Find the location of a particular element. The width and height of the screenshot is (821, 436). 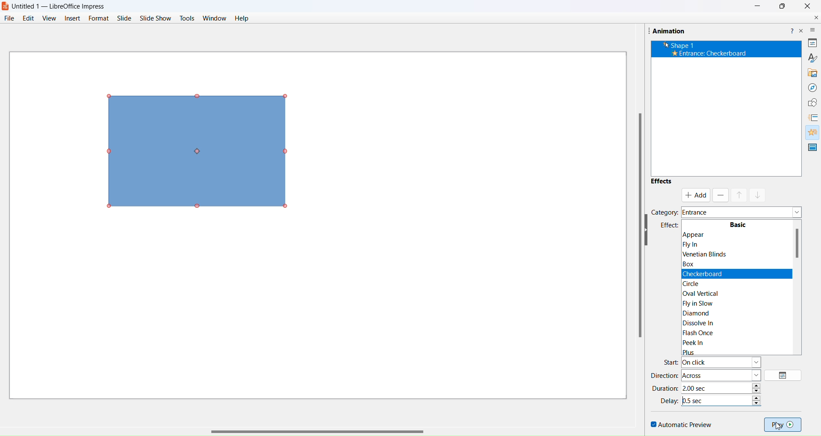

add is located at coordinates (696, 195).